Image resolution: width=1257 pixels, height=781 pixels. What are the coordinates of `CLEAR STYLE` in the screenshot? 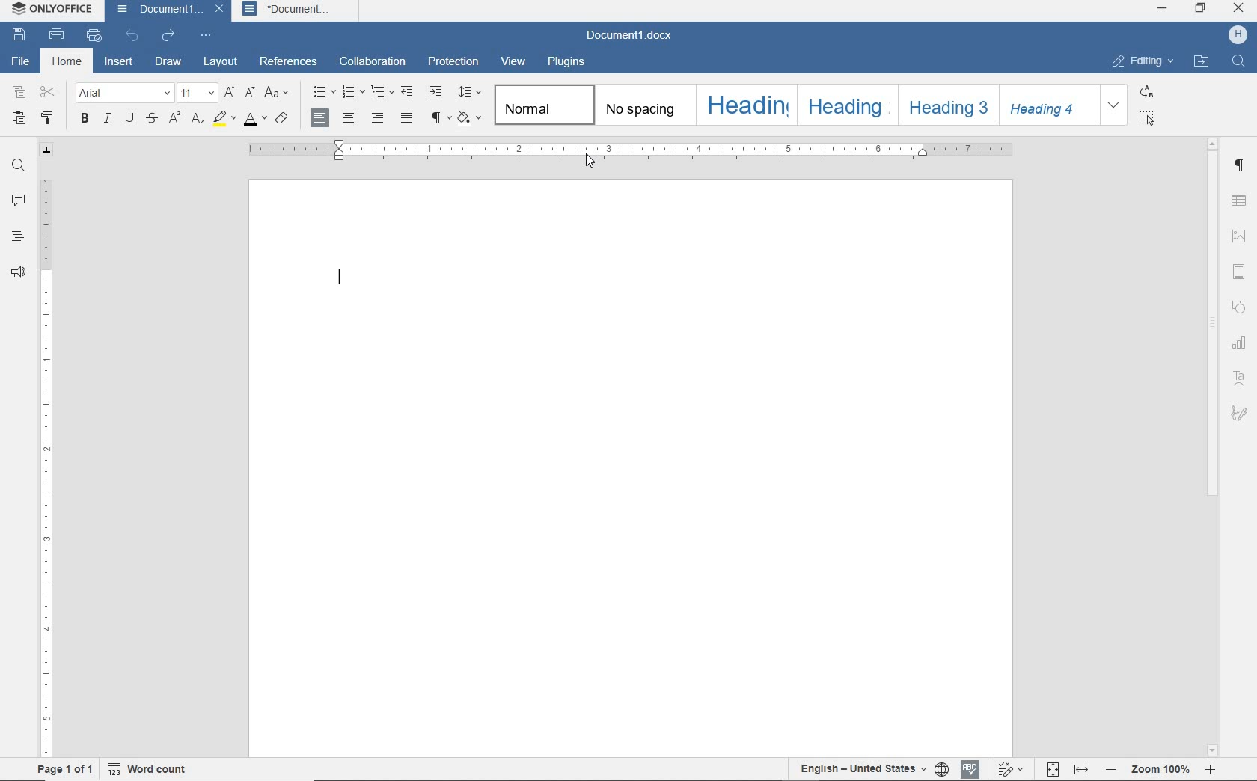 It's located at (282, 120).